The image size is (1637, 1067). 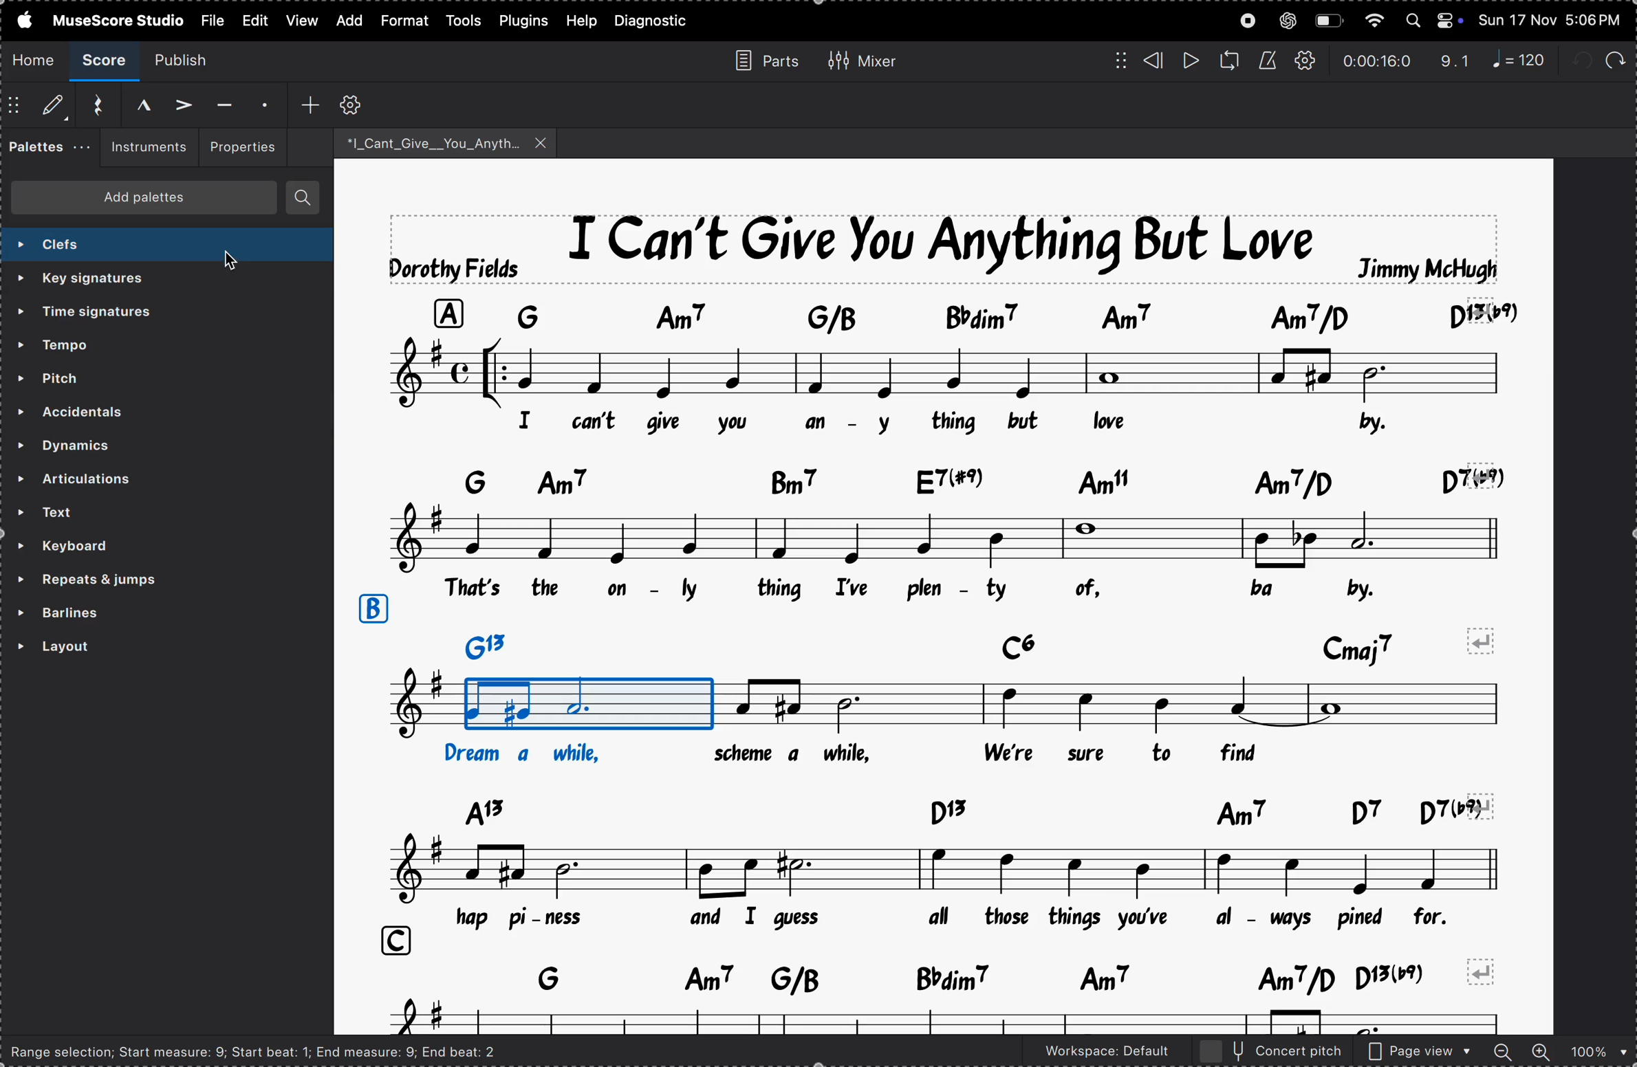 I want to click on revert, so click(x=1485, y=971).